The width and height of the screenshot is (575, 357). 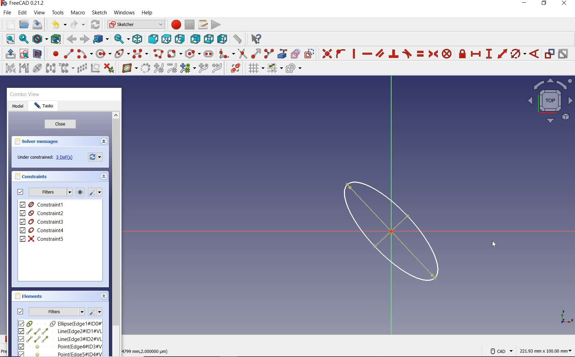 I want to click on constrain angle, so click(x=534, y=53).